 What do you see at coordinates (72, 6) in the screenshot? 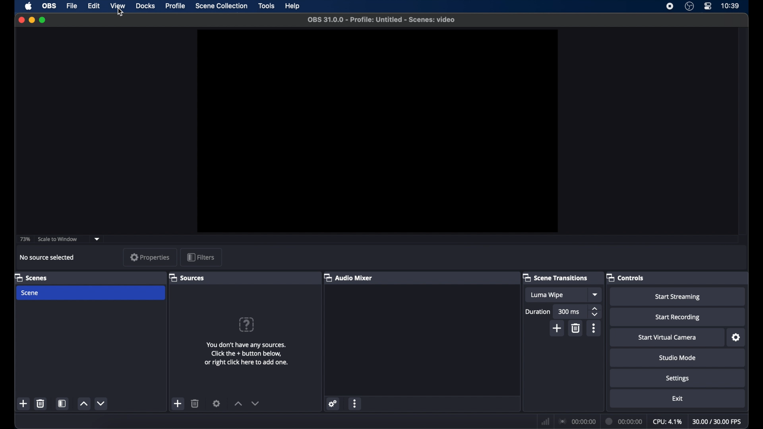
I see `file` at bounding box center [72, 6].